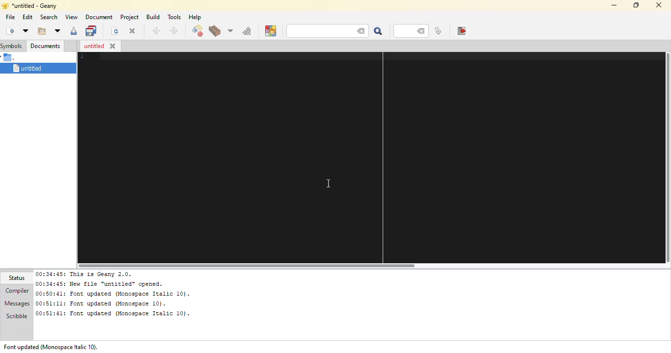  Describe the element at coordinates (667, 159) in the screenshot. I see `vertical slide bar` at that location.